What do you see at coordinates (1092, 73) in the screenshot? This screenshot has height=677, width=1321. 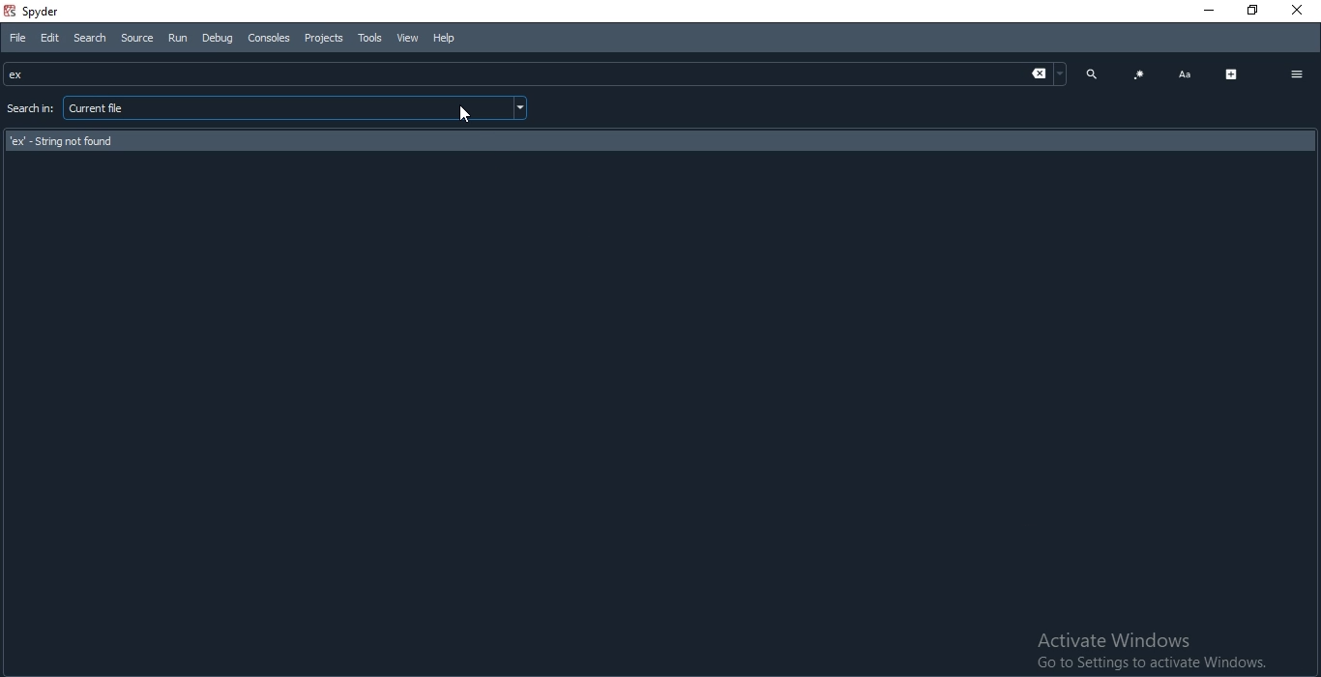 I see `search` at bounding box center [1092, 73].